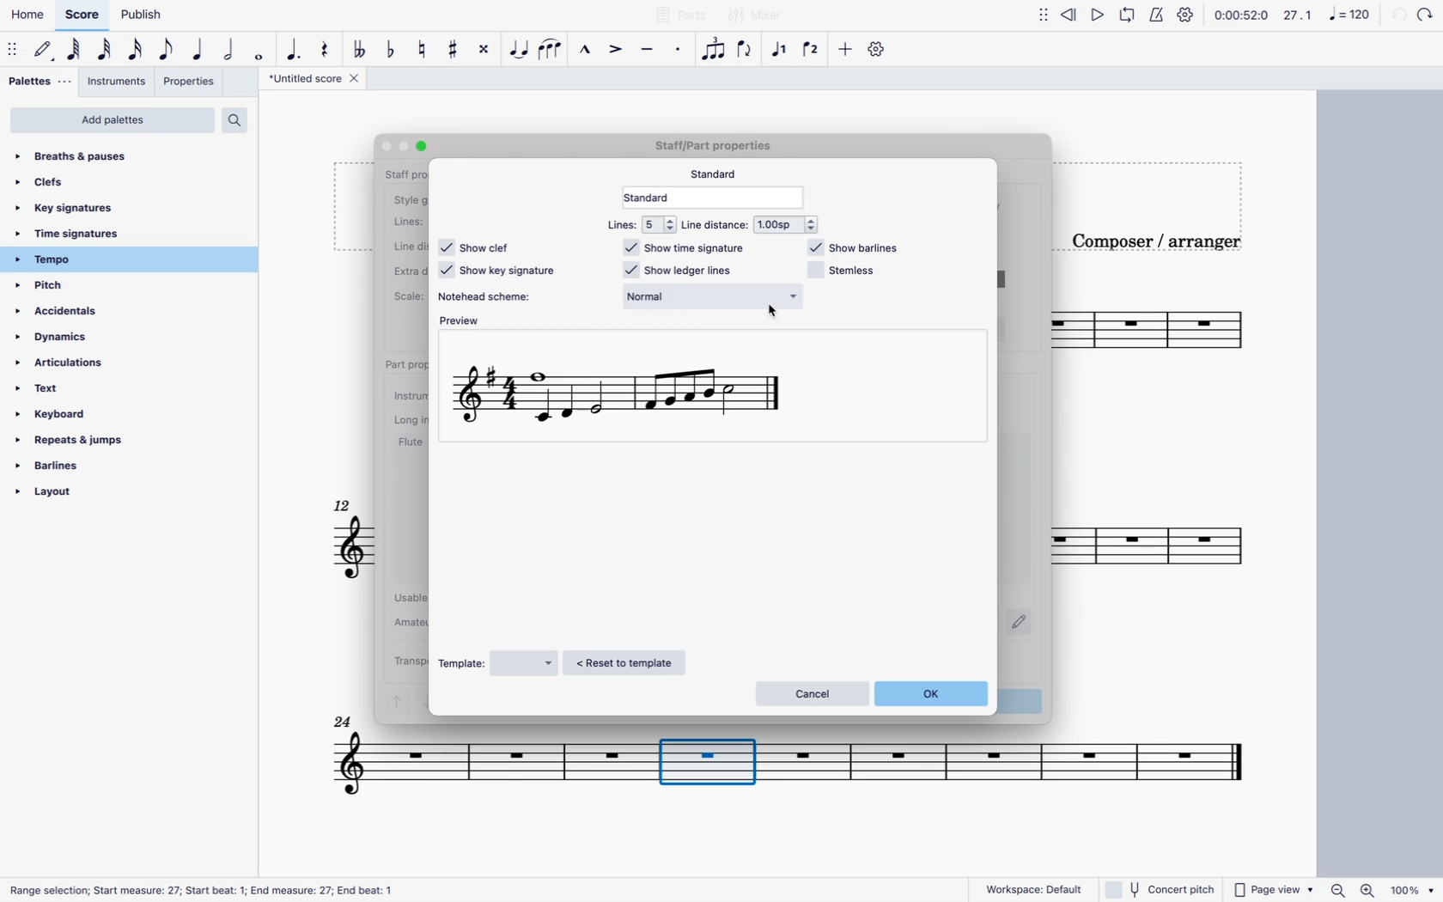 This screenshot has height=902, width=1443. I want to click on repeats & jumps, so click(98, 440).